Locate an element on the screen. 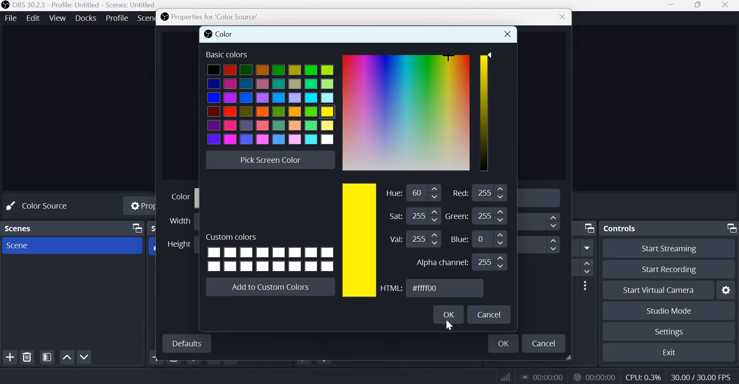 This screenshot has width=739, height=384. Controls is located at coordinates (622, 227).